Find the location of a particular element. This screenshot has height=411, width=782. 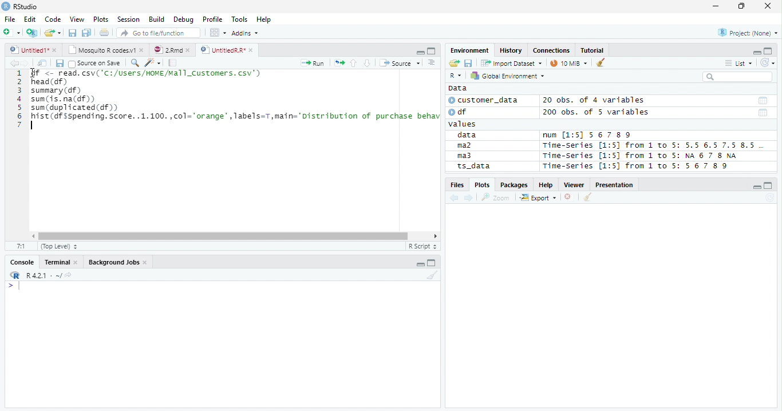

Save all open documents is located at coordinates (86, 33).